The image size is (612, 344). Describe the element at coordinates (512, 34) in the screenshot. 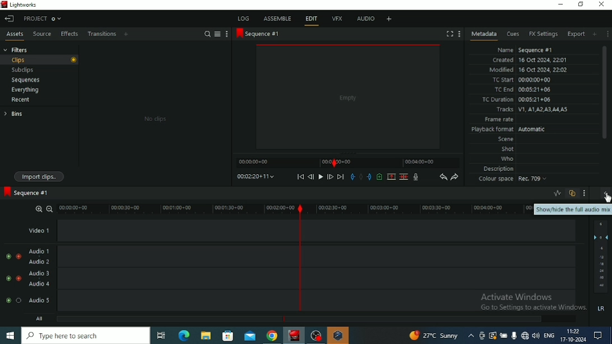

I see `Cues` at that location.